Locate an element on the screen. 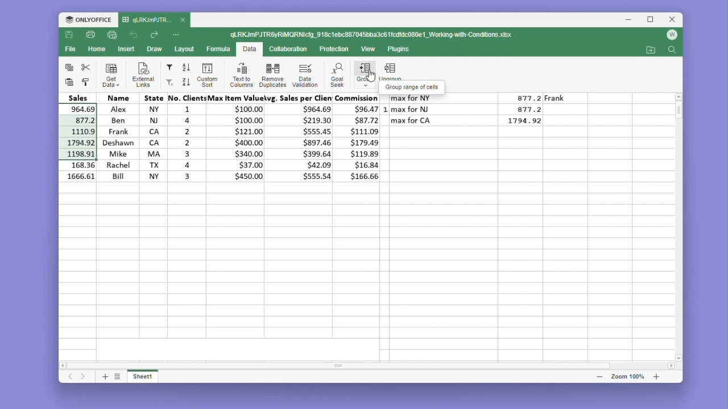 The height and width of the screenshot is (409, 728). file name is located at coordinates (154, 20).